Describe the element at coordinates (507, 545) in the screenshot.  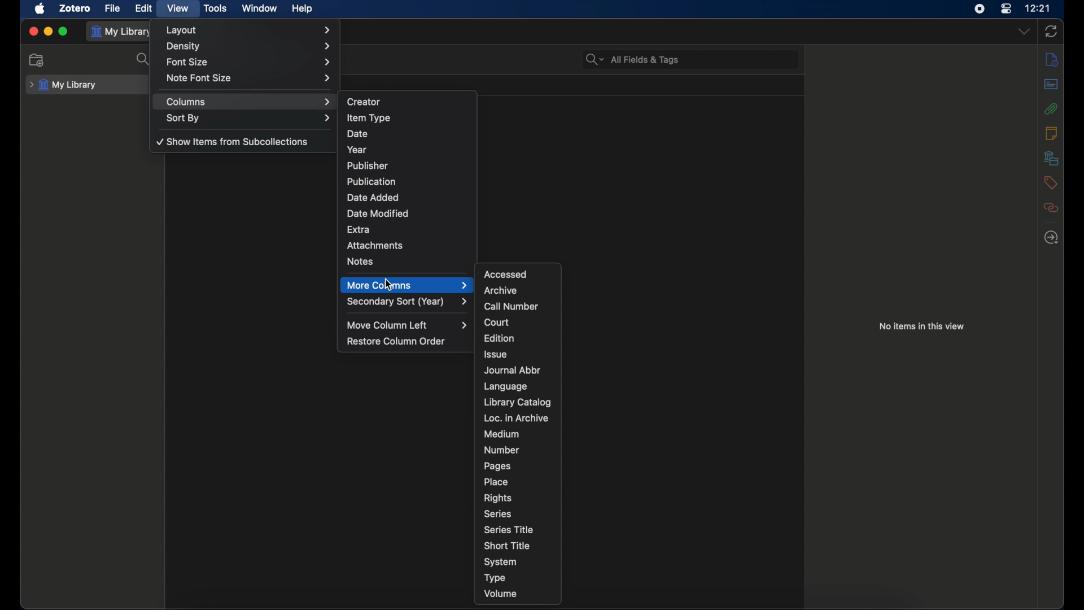
I see `short title` at that location.